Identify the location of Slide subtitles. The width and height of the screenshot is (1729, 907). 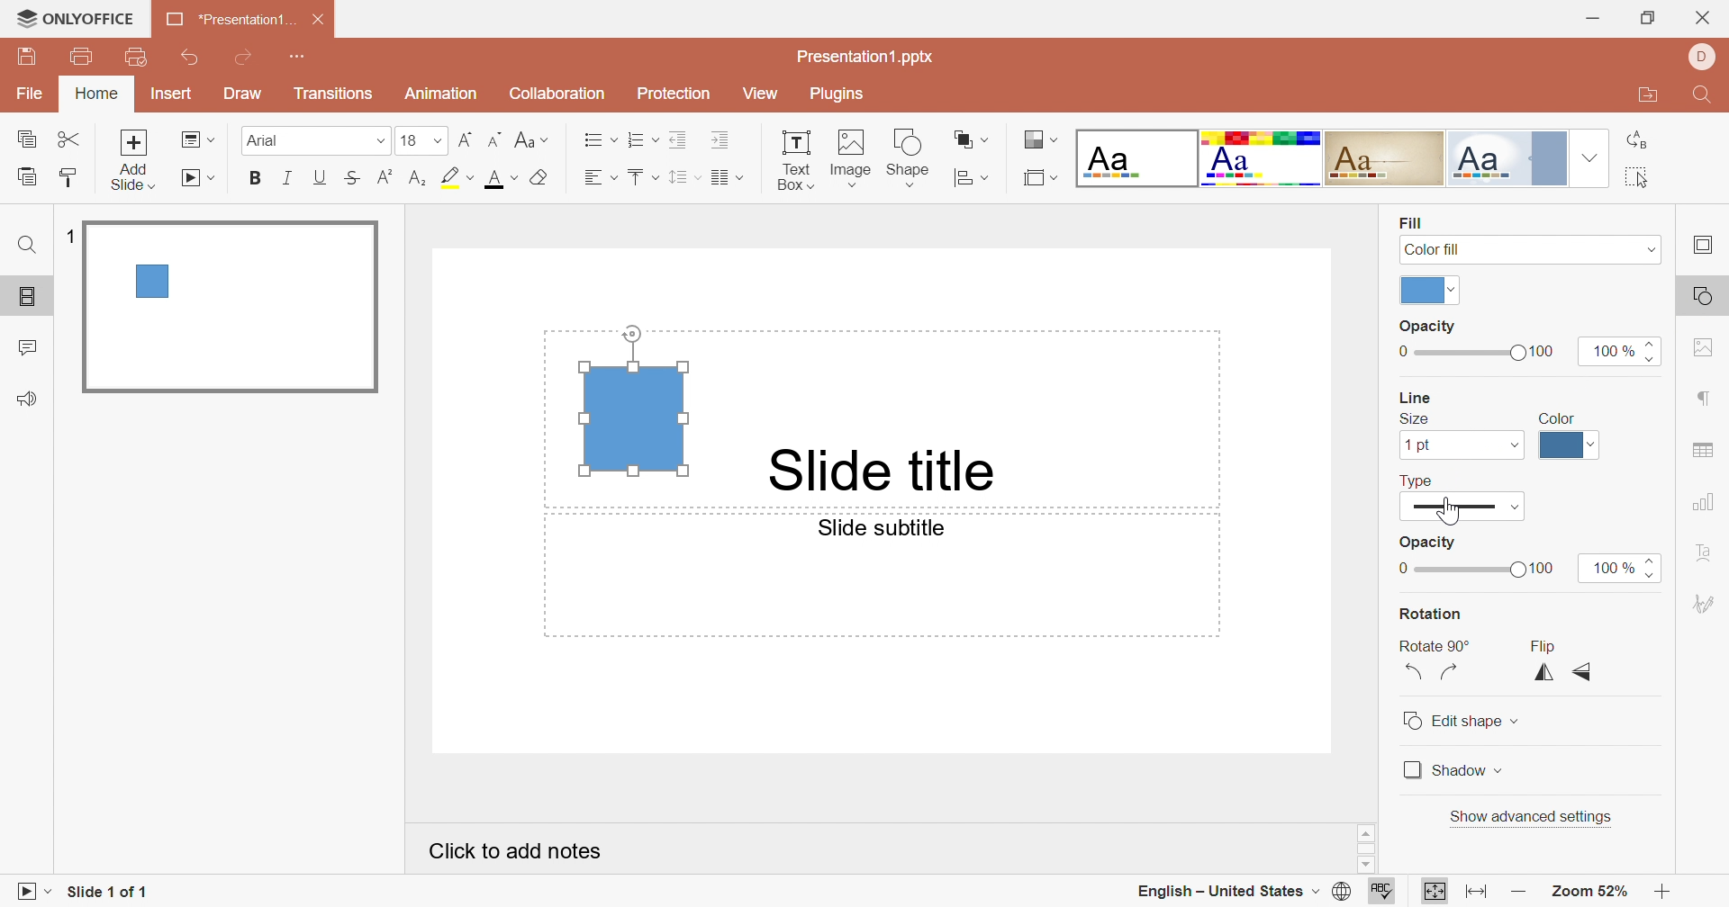
(892, 531).